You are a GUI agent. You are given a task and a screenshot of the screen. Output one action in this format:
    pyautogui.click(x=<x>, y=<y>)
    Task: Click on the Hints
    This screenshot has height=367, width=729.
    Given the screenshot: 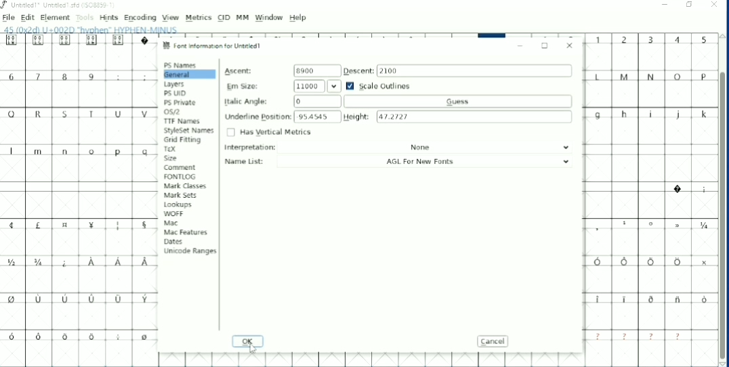 What is the action you would take?
    pyautogui.click(x=108, y=18)
    